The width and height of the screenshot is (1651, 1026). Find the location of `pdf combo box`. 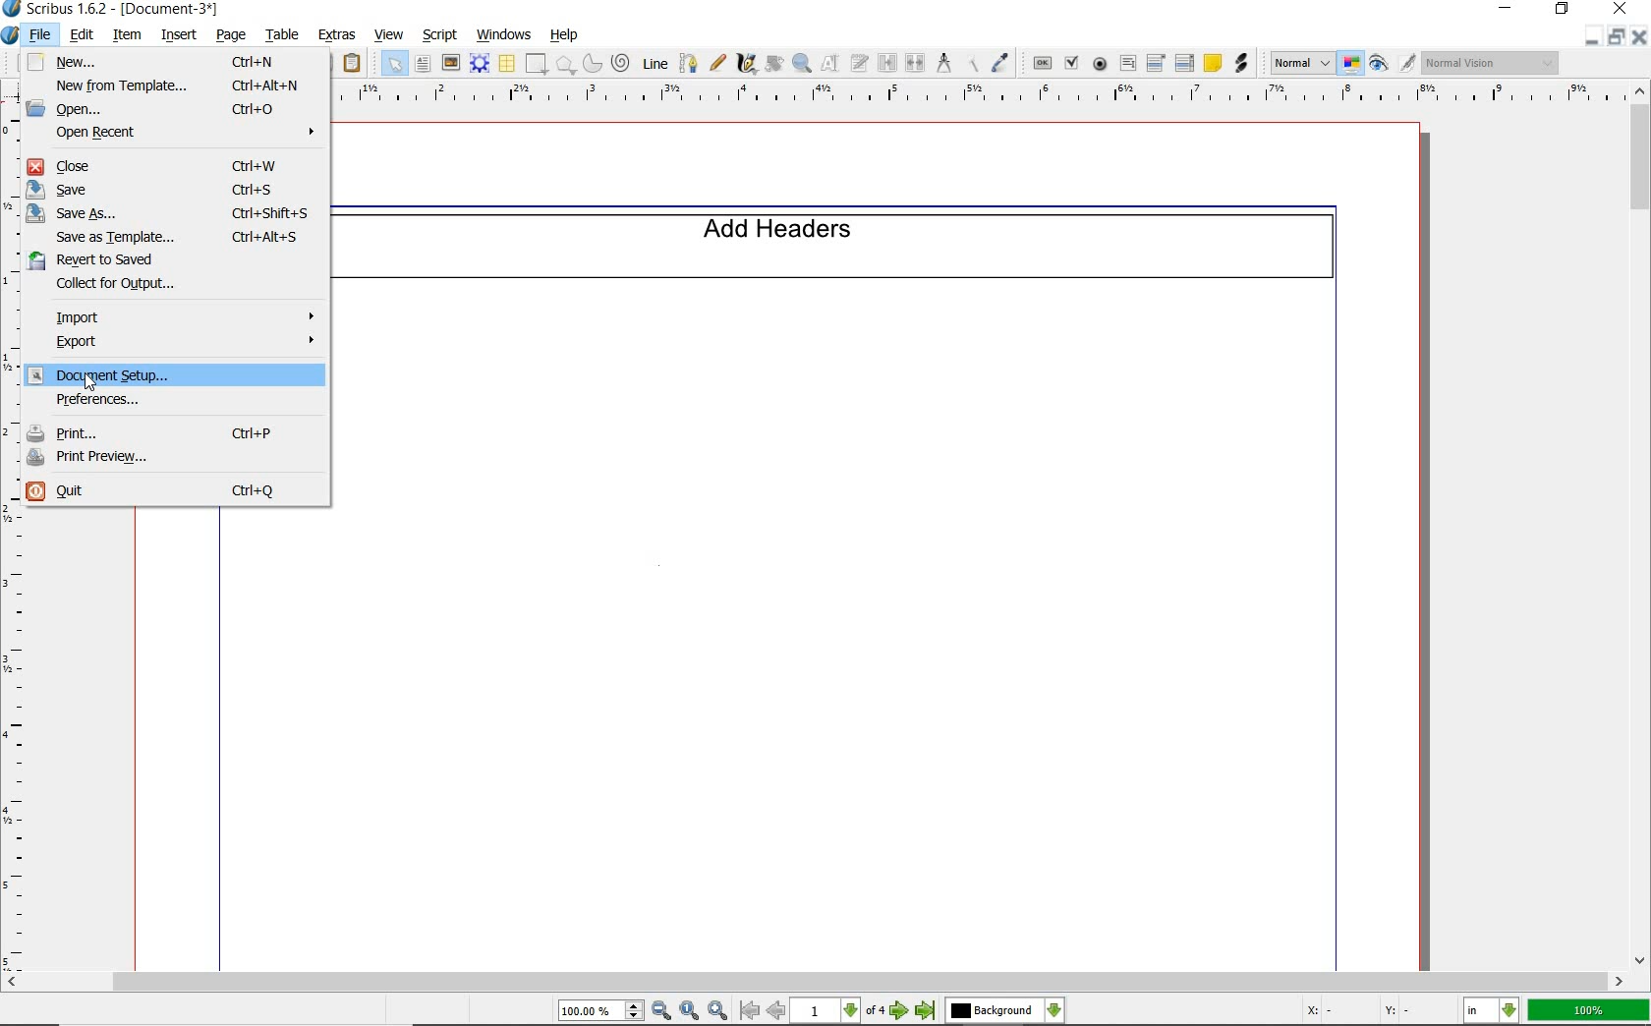

pdf combo box is located at coordinates (1156, 62).